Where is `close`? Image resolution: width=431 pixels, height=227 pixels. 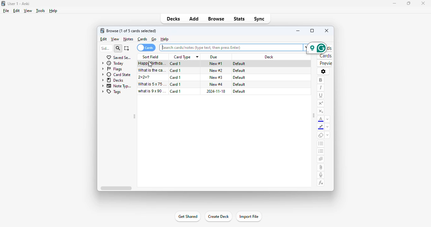
close is located at coordinates (327, 30).